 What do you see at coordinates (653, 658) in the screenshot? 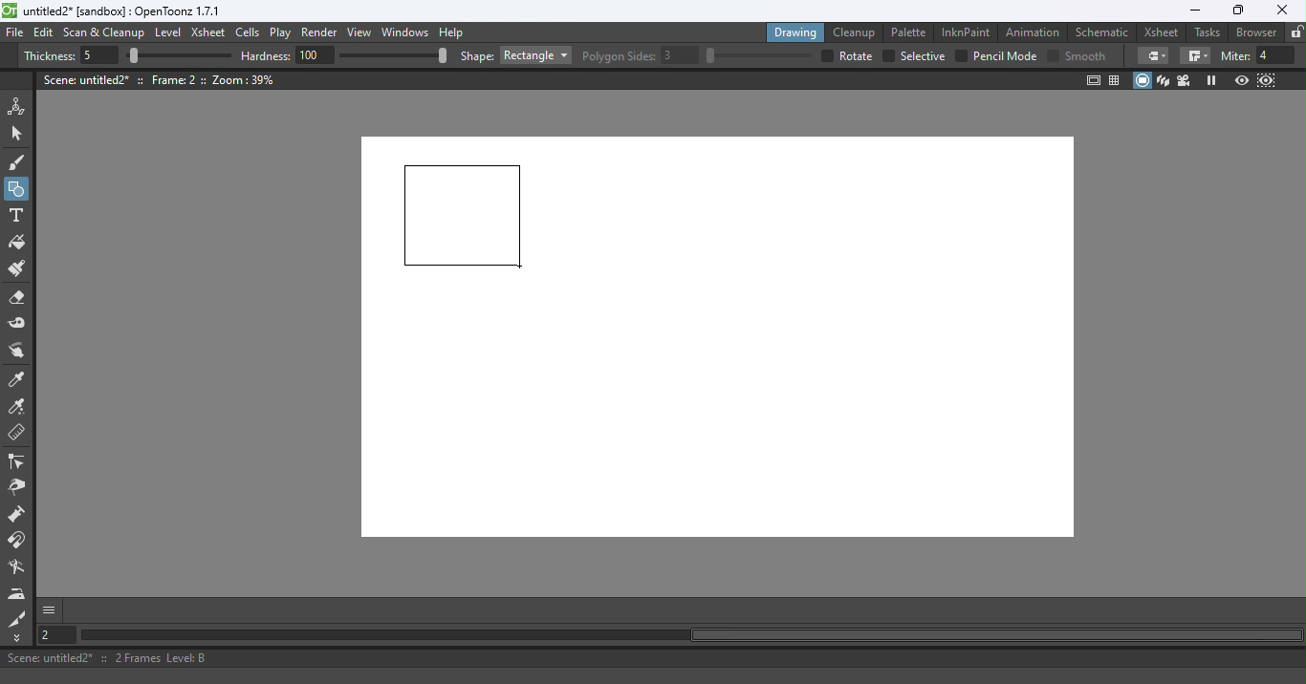
I see `Status bar` at bounding box center [653, 658].